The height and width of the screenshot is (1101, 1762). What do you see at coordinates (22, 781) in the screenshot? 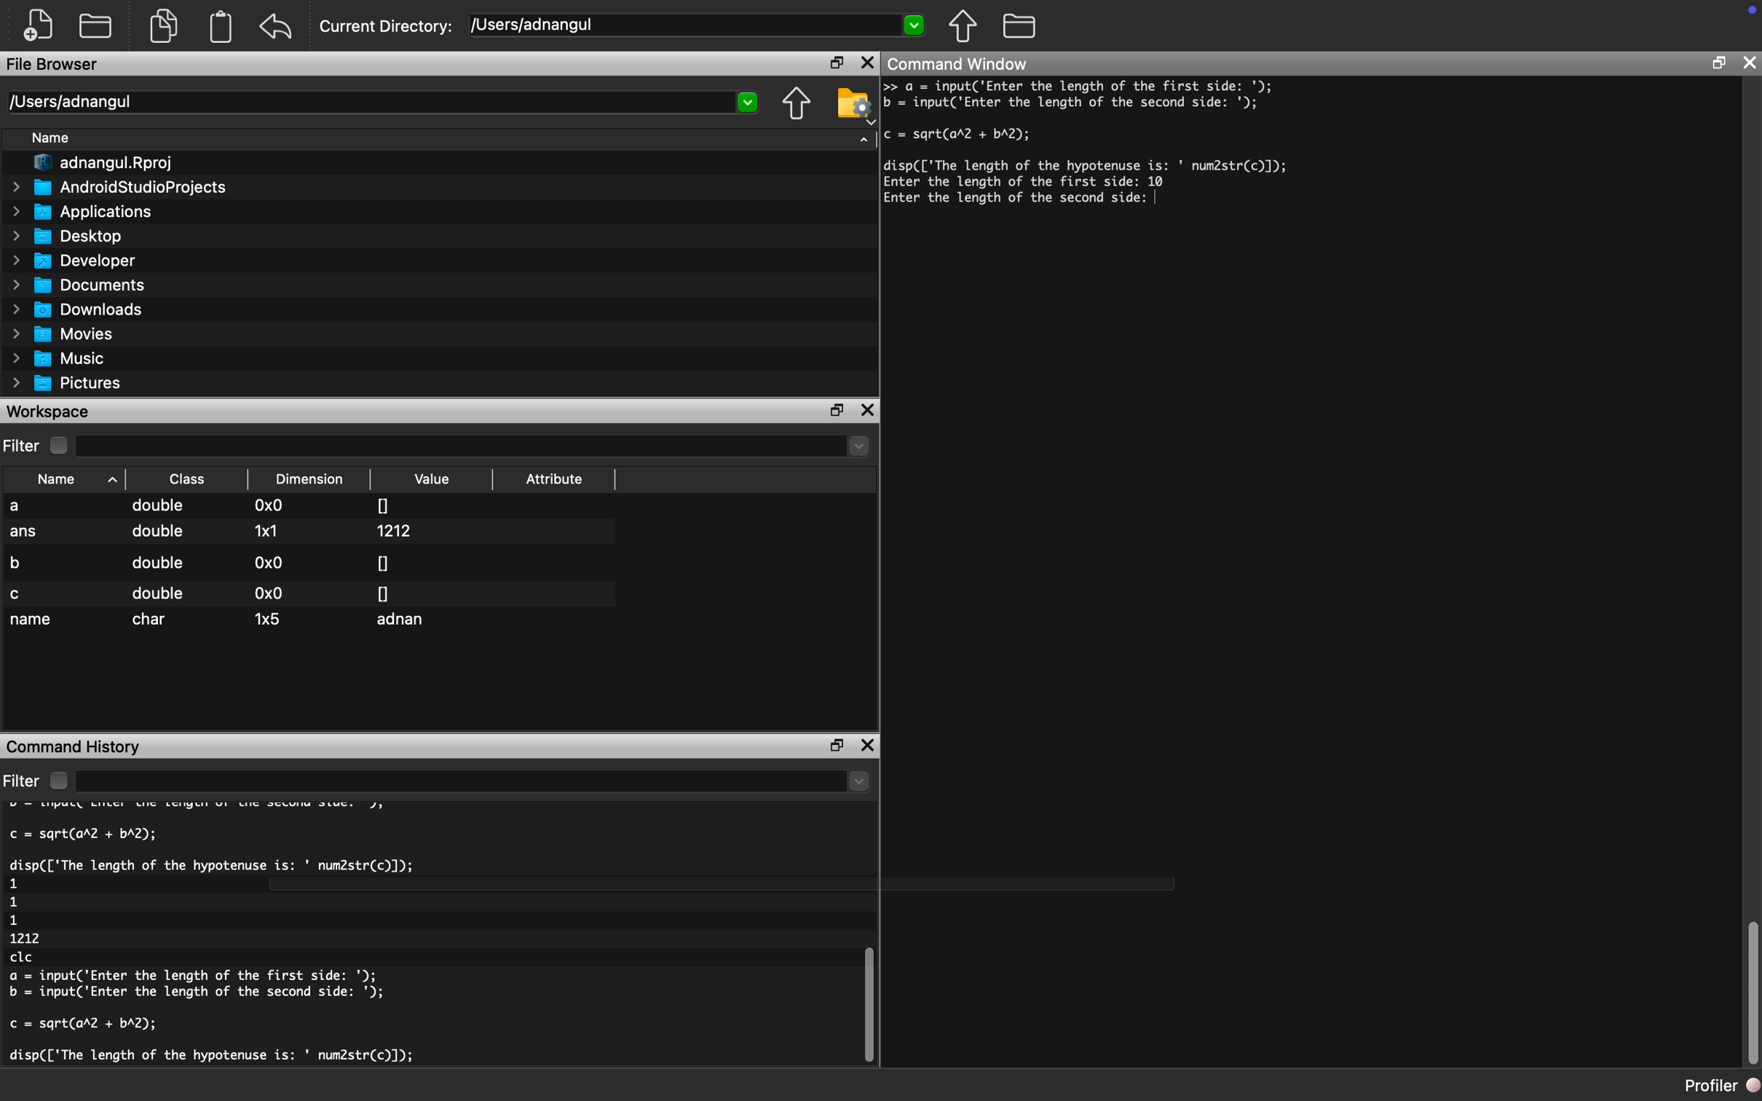
I see `filter` at bounding box center [22, 781].